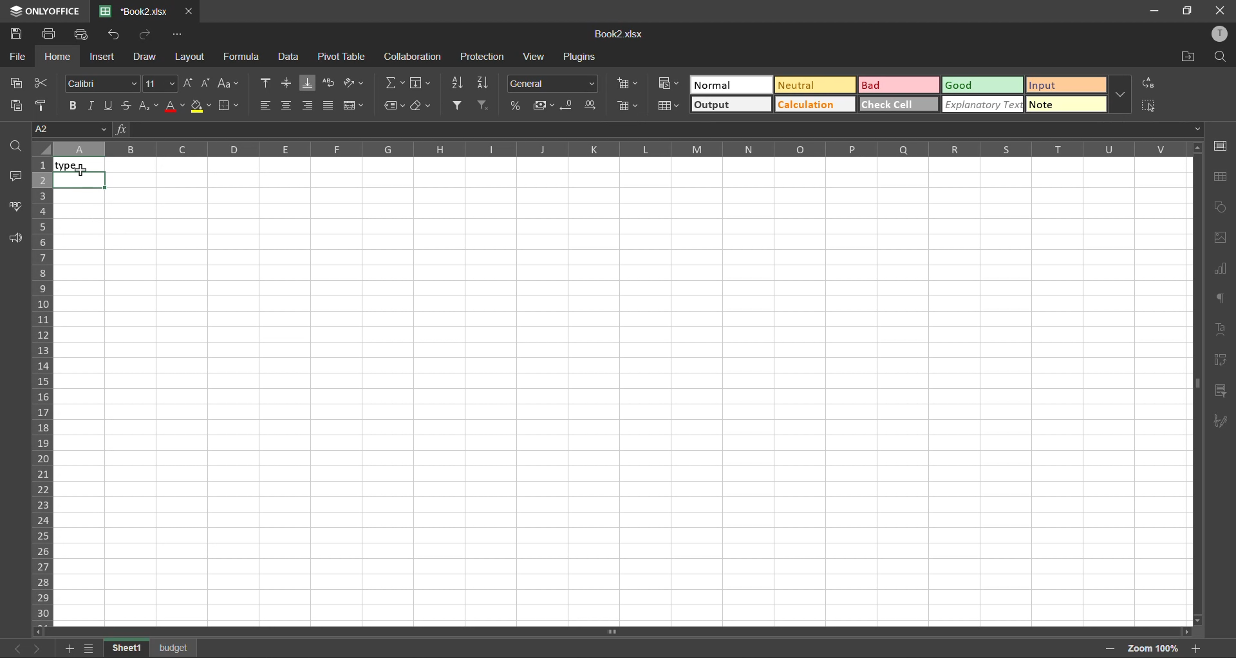 This screenshot has height=658, width=1236. I want to click on layout, so click(192, 58).